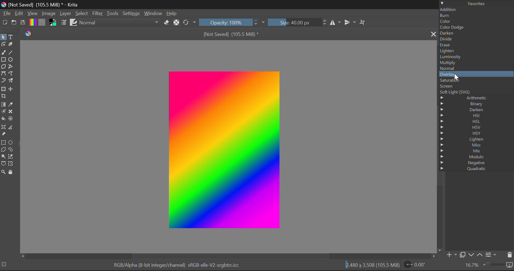  What do you see at coordinates (12, 53) in the screenshot?
I see `Line` at bounding box center [12, 53].